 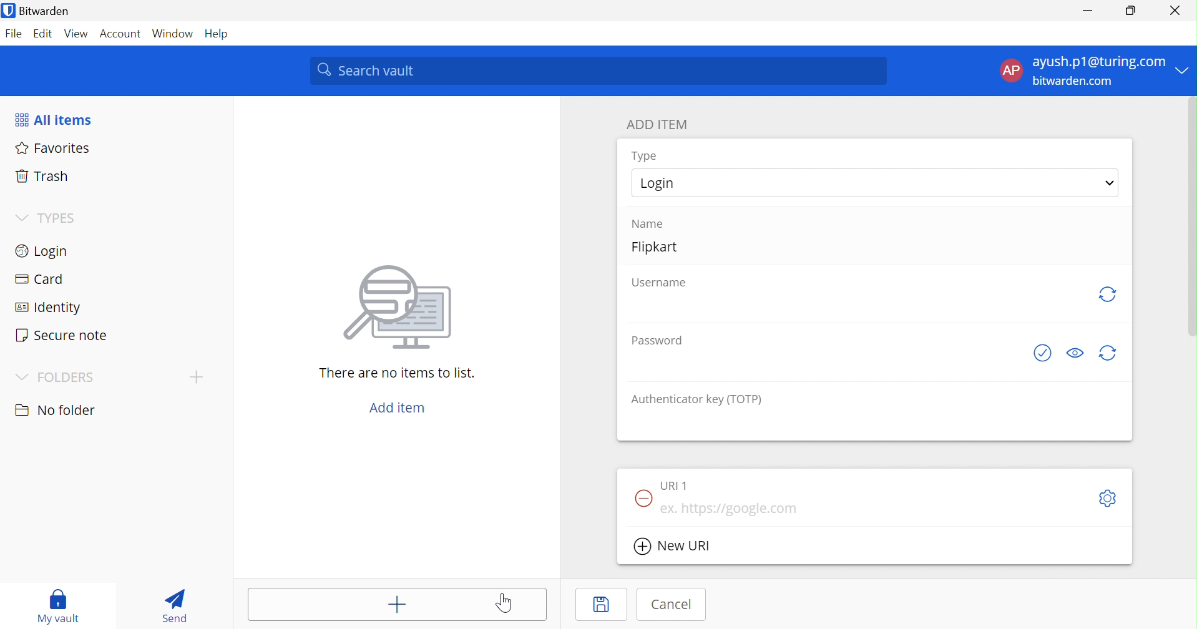 I want to click on Type, so click(x=645, y=156).